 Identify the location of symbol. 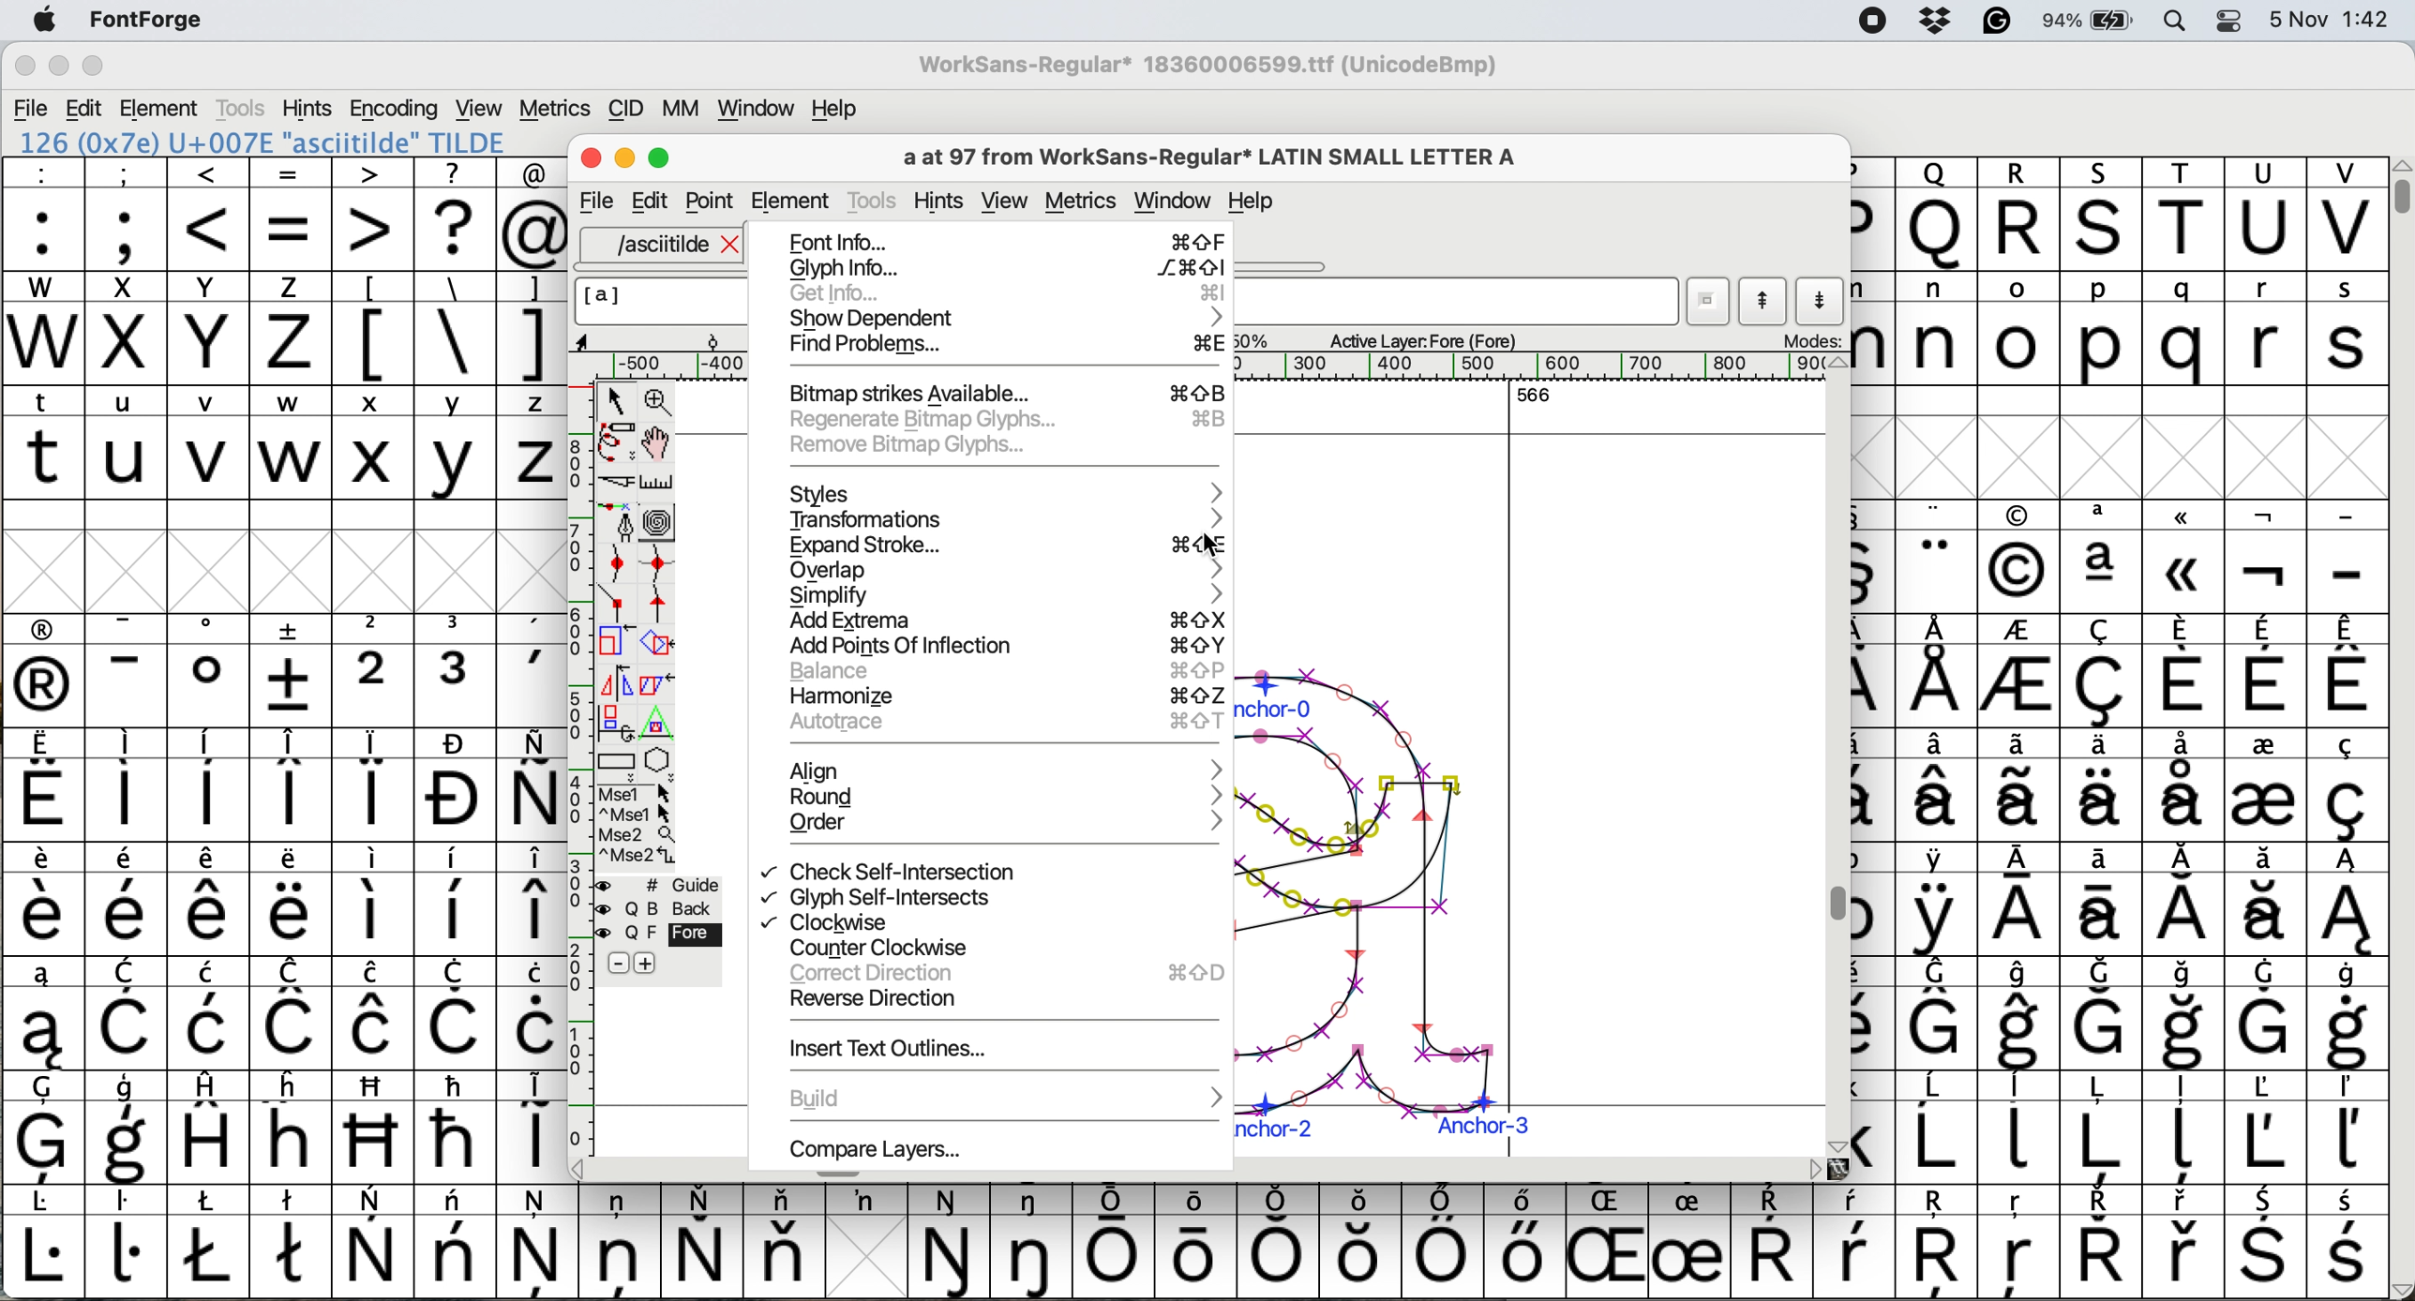
(1939, 671).